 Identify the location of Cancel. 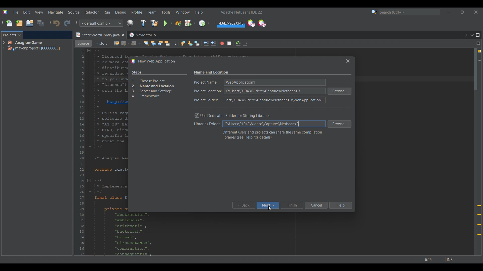
(316, 205).